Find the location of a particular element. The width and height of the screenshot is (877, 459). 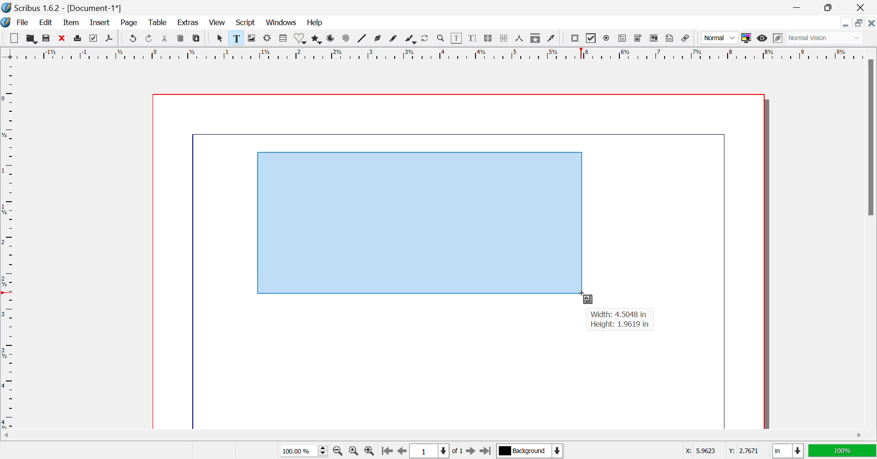

Scribus 1.6.2 - [Document-1*] is located at coordinates (67, 8).